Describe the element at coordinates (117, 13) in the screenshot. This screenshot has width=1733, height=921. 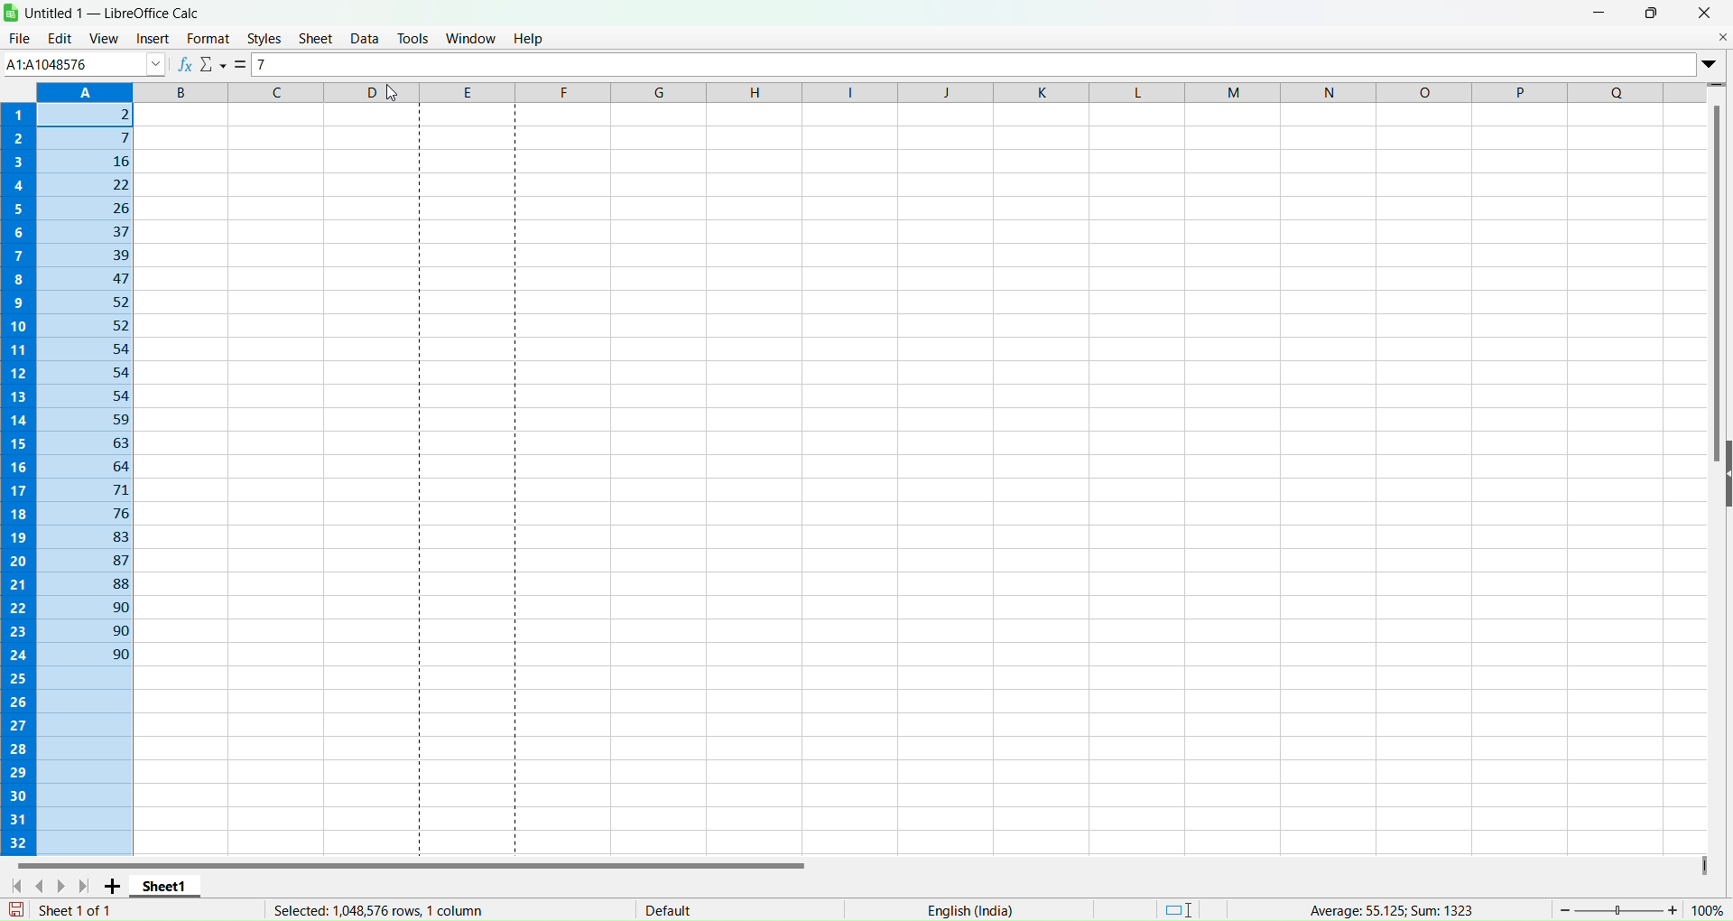
I see `Title` at that location.